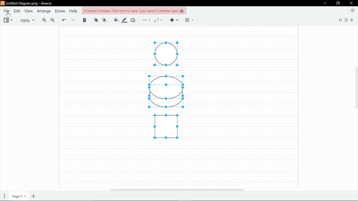  I want to click on Connections, so click(145, 20).